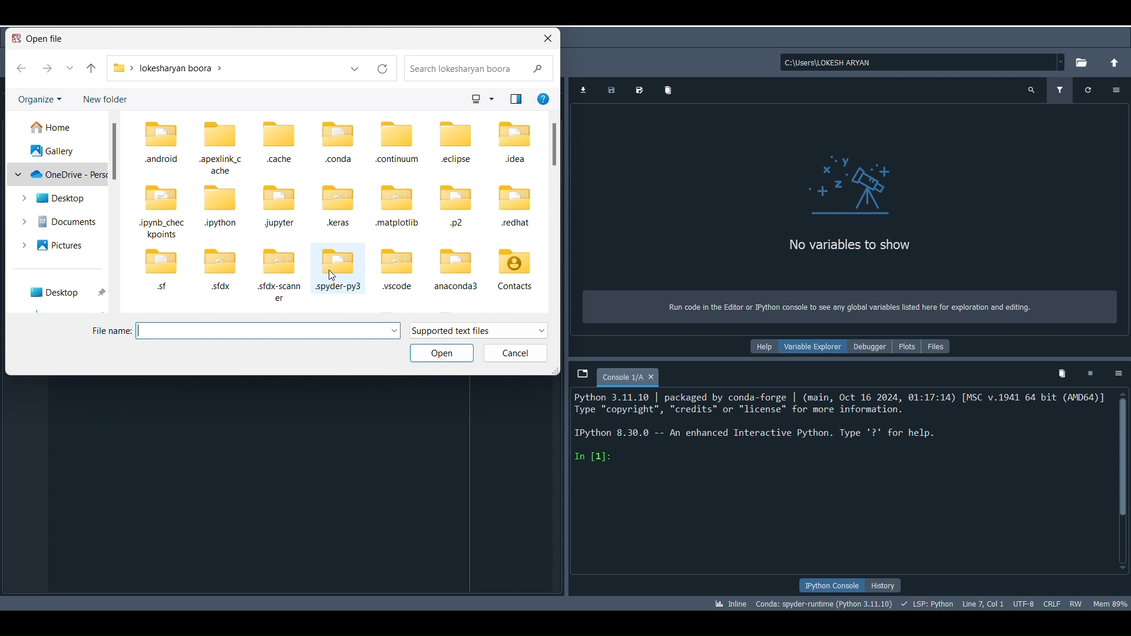 The width and height of the screenshot is (1131, 636). I want to click on back to top, so click(91, 68).